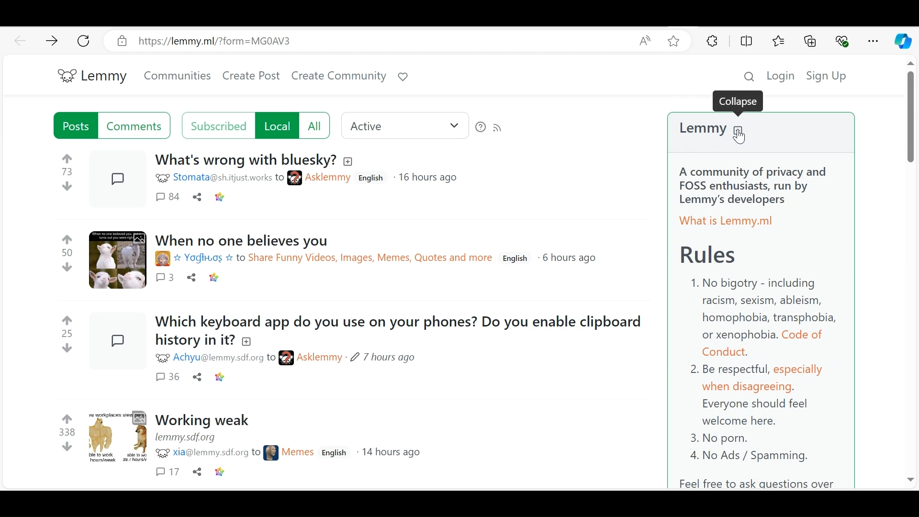 The height and width of the screenshot is (517, 919). What do you see at coordinates (220, 197) in the screenshot?
I see `link` at bounding box center [220, 197].